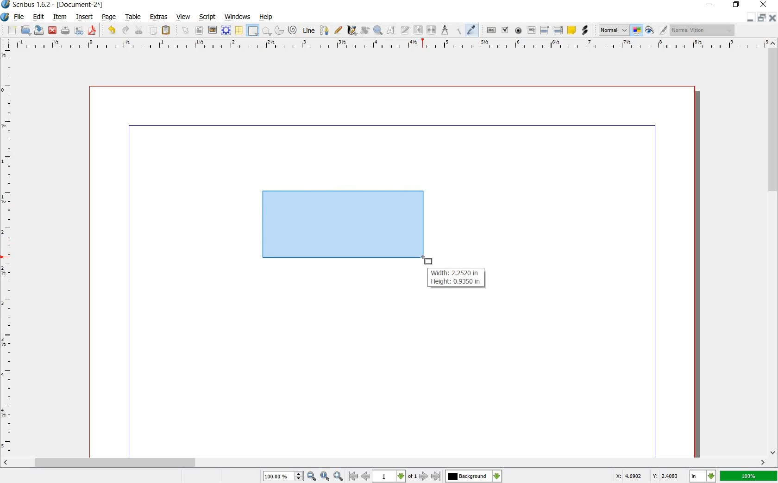  I want to click on select current unit, so click(702, 476).